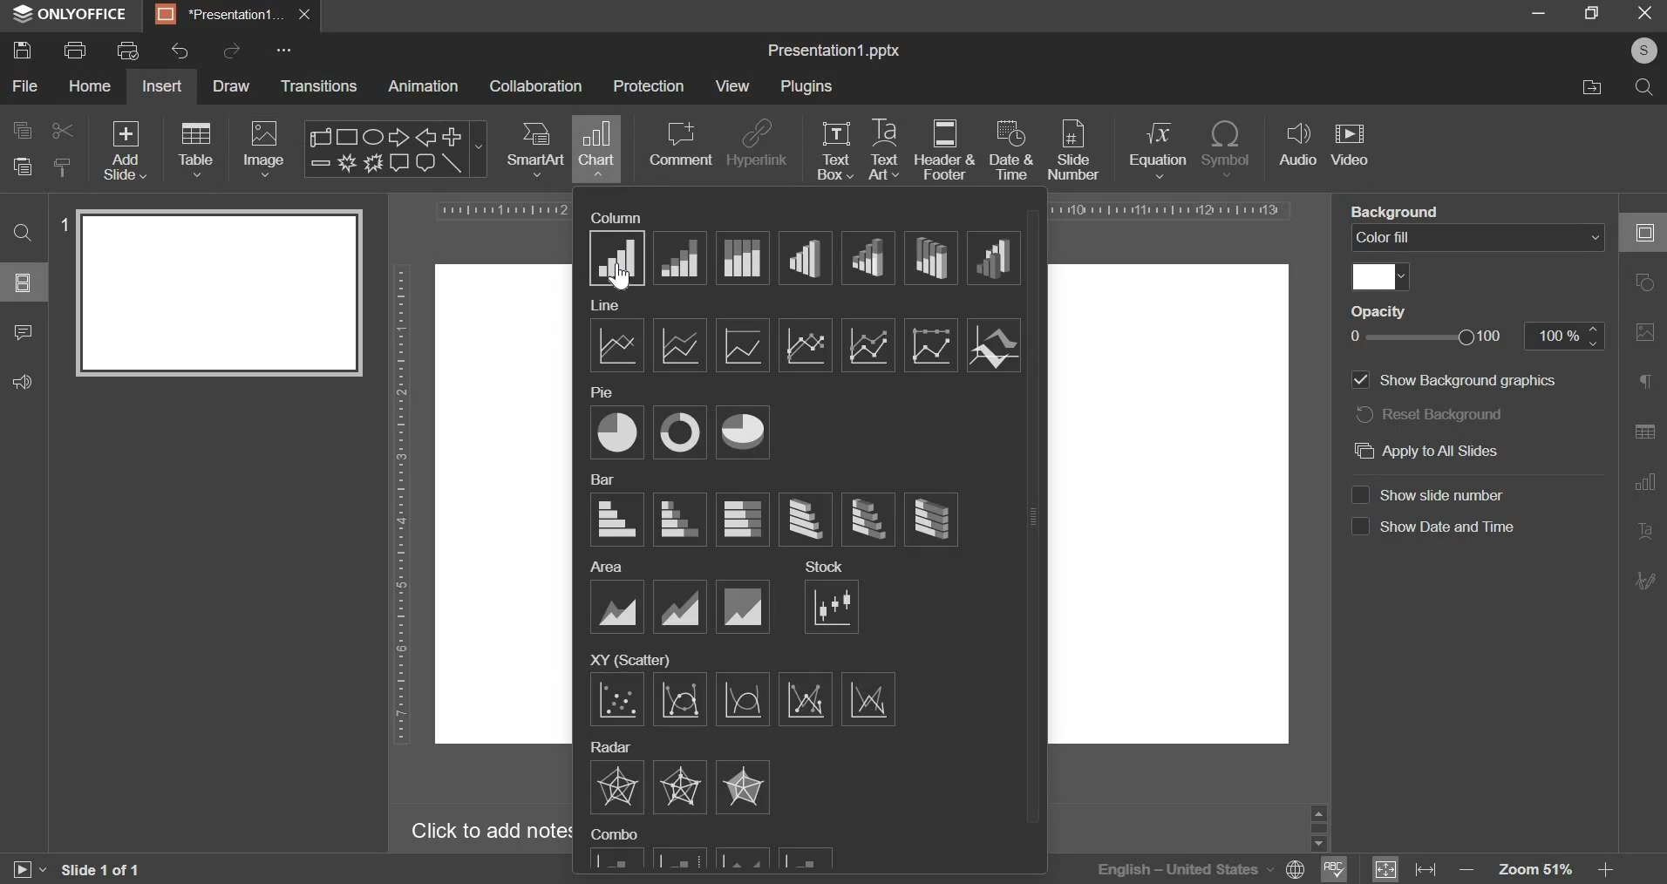 The width and height of the screenshot is (1667, 884). Describe the element at coordinates (826, 566) in the screenshot. I see `stock` at that location.